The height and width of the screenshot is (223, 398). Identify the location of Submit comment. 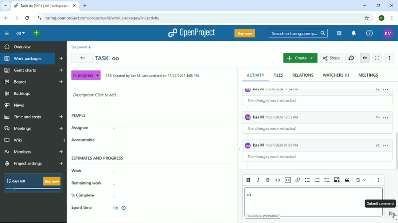
(380, 203).